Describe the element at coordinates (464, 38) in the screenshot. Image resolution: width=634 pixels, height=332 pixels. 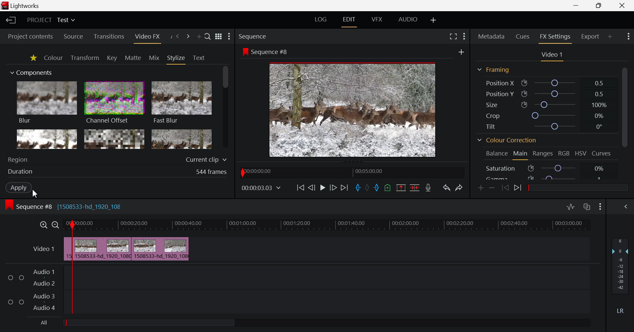
I see `Show Settings` at that location.